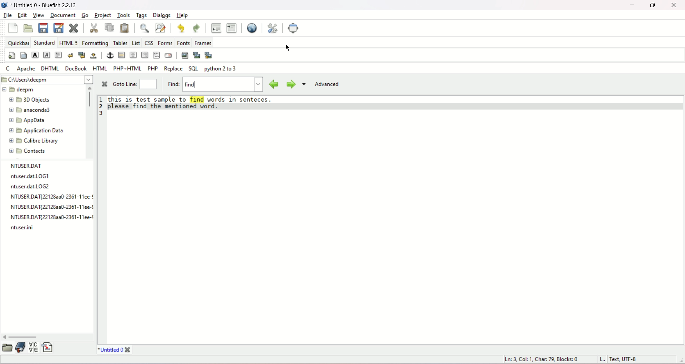 This screenshot has height=364, width=685. What do you see at coordinates (288, 48) in the screenshot?
I see `cursor` at bounding box center [288, 48].